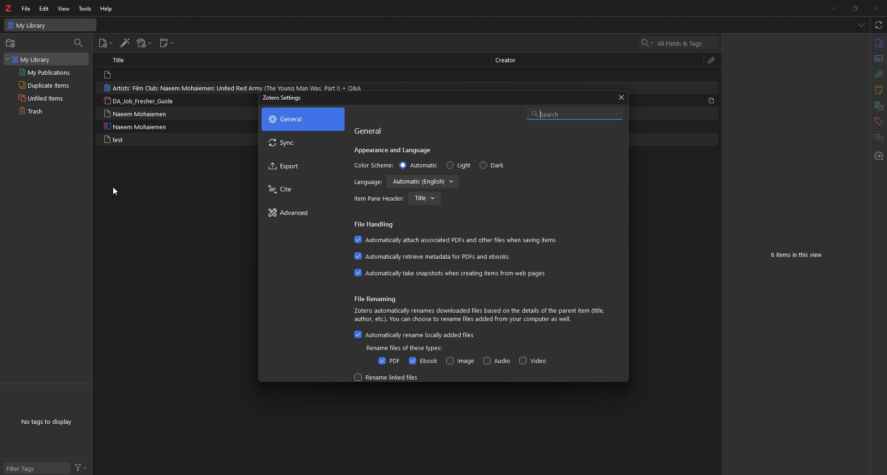  What do you see at coordinates (47, 98) in the screenshot?
I see `unfiled items` at bounding box center [47, 98].